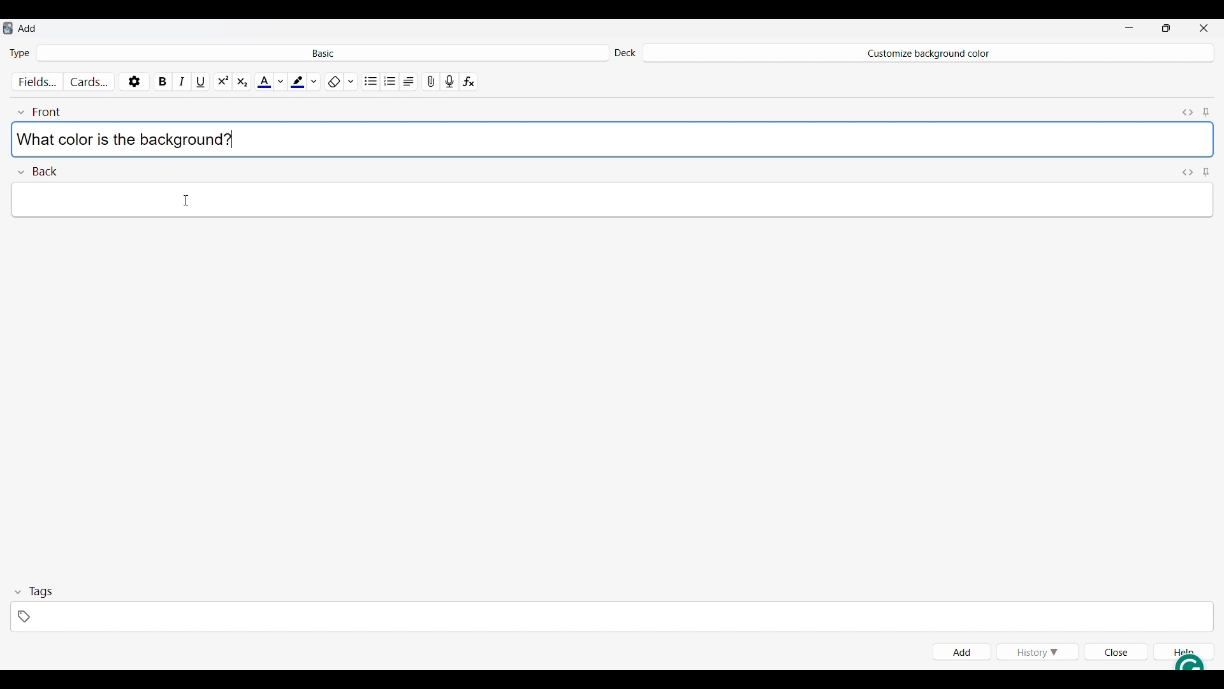 This screenshot has height=689, width=1224. Describe the element at coordinates (202, 79) in the screenshot. I see `Underline ` at that location.